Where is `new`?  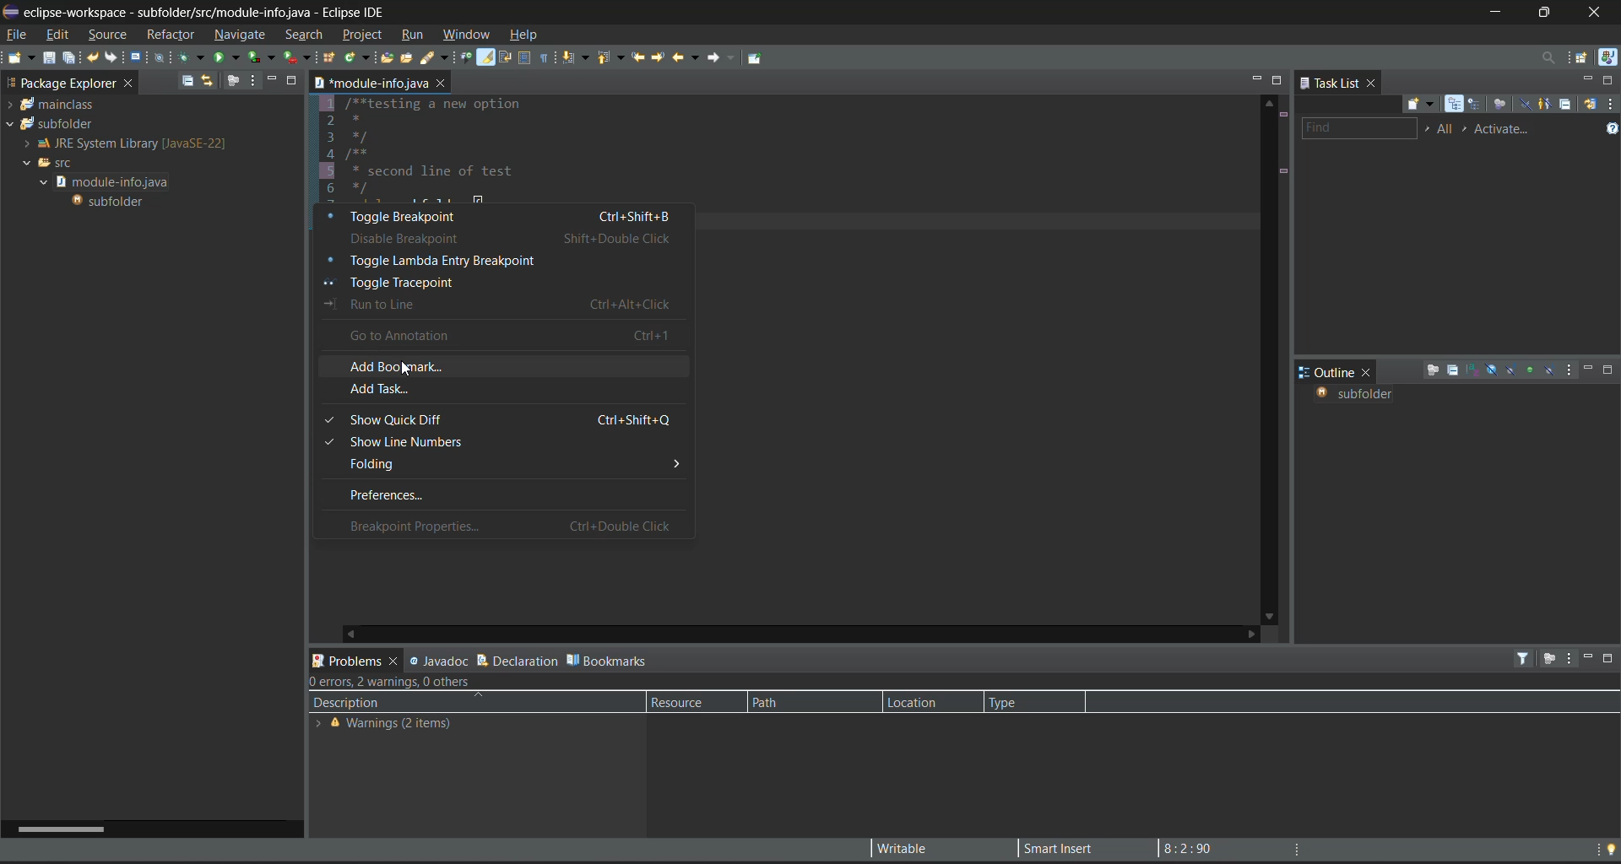 new is located at coordinates (19, 57).